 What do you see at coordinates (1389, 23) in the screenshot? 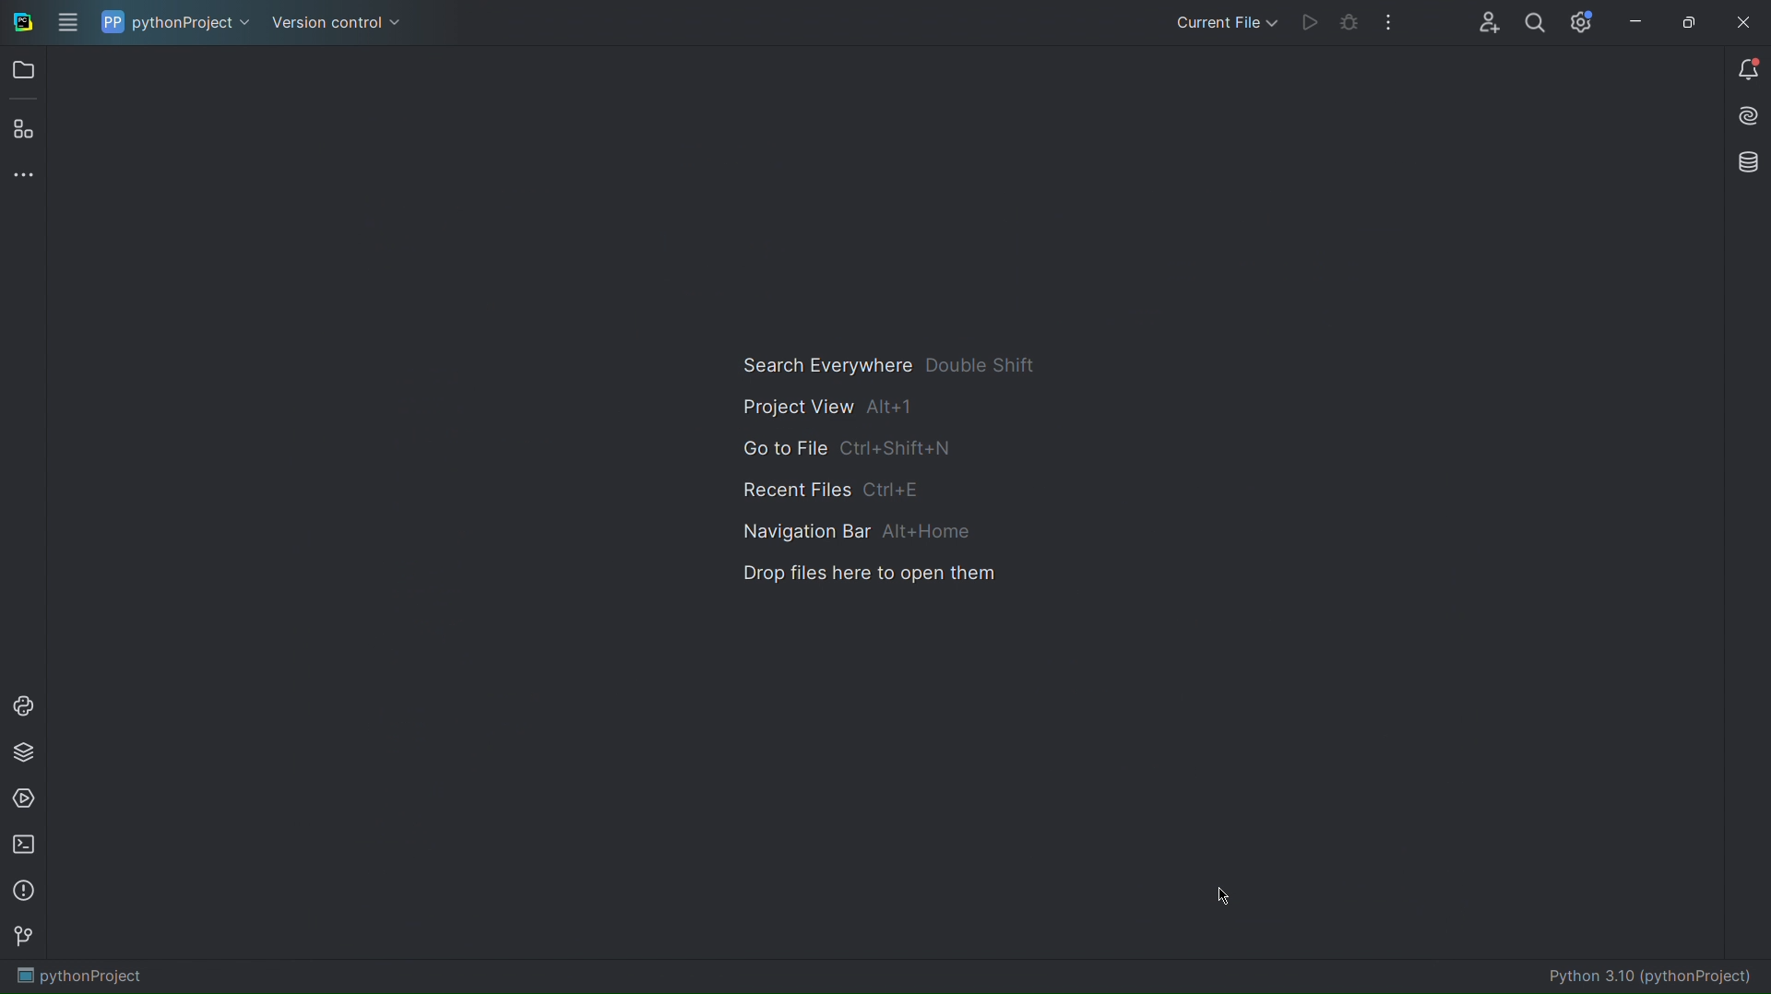
I see `More` at bounding box center [1389, 23].